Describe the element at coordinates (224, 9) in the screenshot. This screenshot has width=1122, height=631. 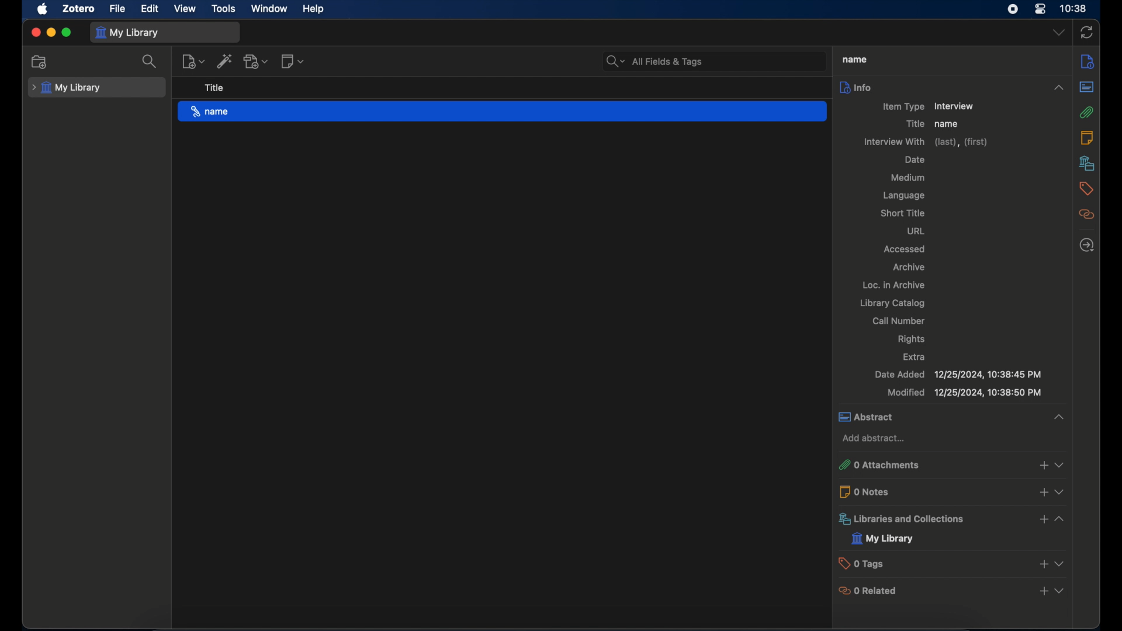
I see `tools` at that location.